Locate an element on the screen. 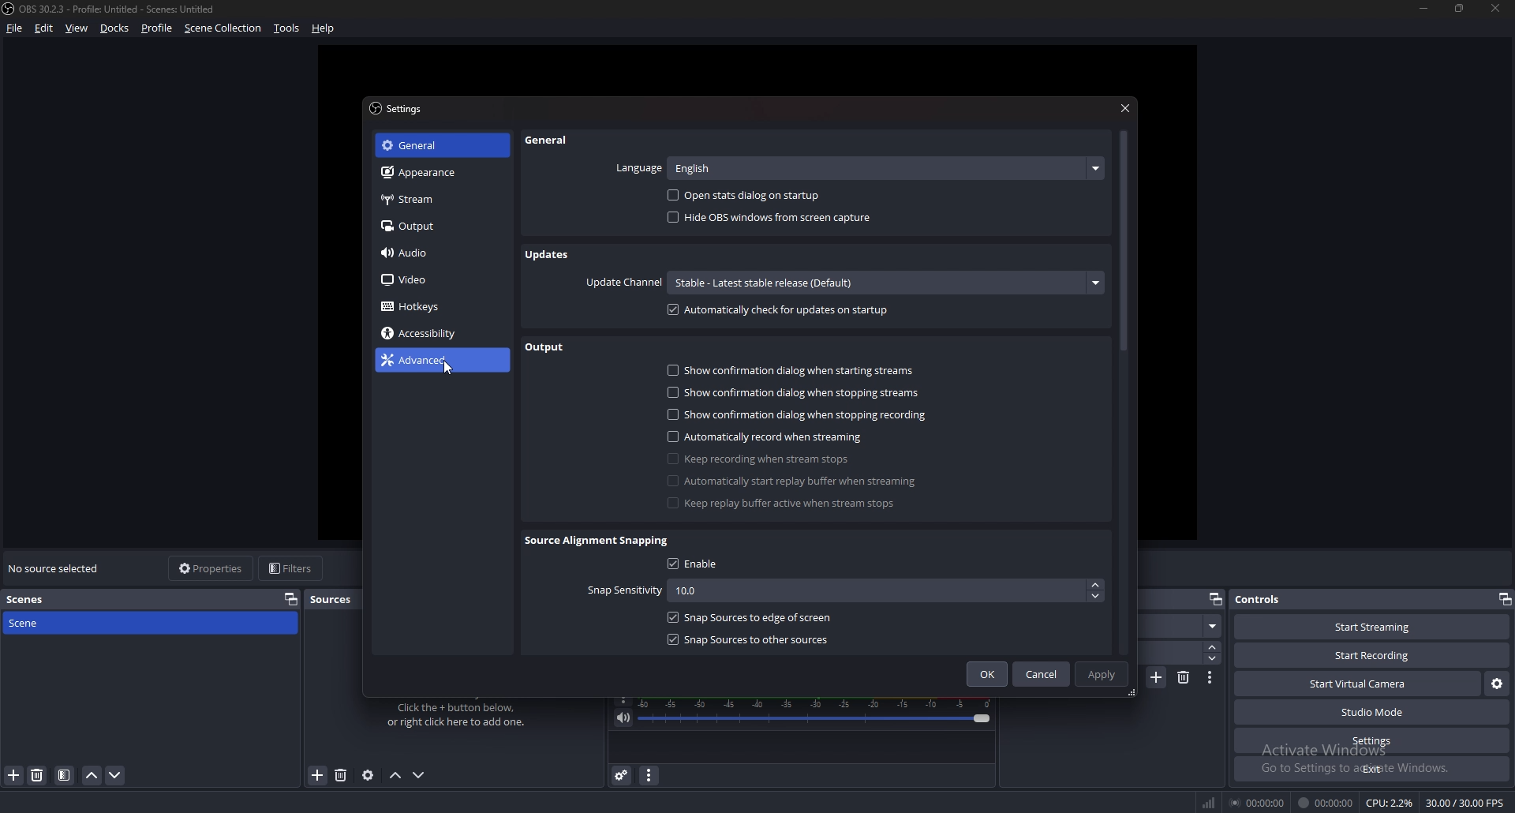  cancel is located at coordinates (1042, 674).